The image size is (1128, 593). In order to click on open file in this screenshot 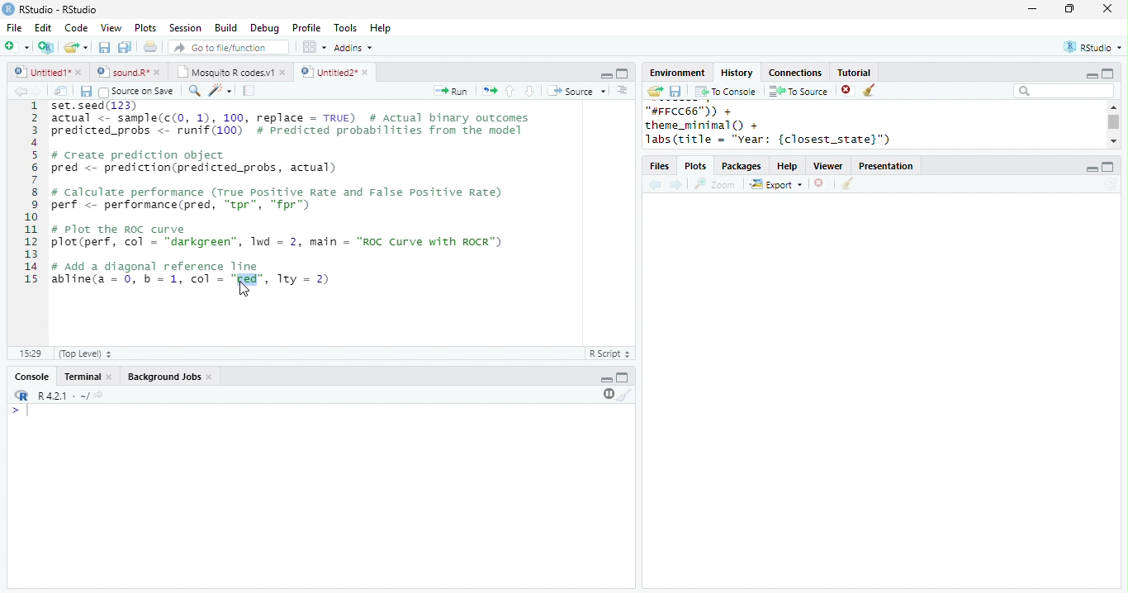, I will do `click(76, 47)`.